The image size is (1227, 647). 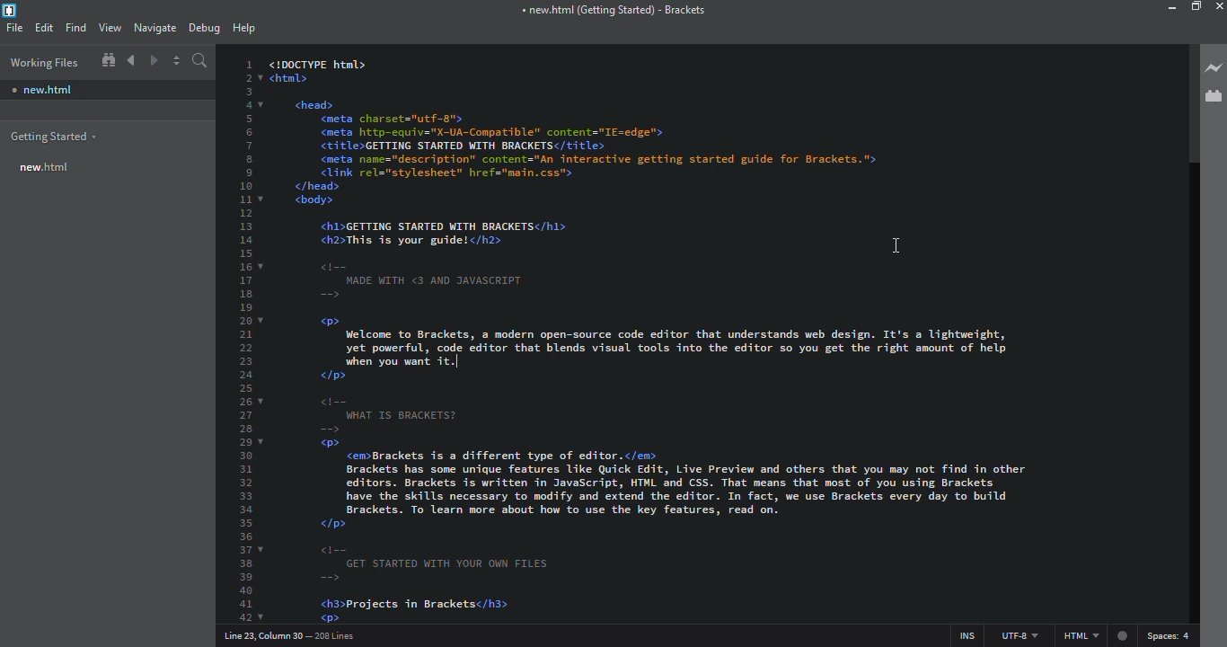 What do you see at coordinates (703, 501) in the screenshot?
I see `test code` at bounding box center [703, 501].